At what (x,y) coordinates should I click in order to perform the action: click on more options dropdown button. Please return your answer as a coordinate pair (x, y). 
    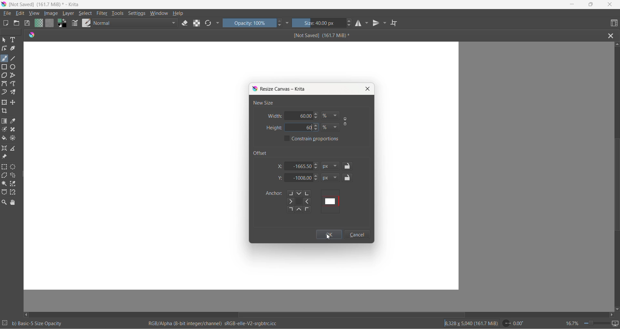
    Looking at the image, I should click on (218, 24).